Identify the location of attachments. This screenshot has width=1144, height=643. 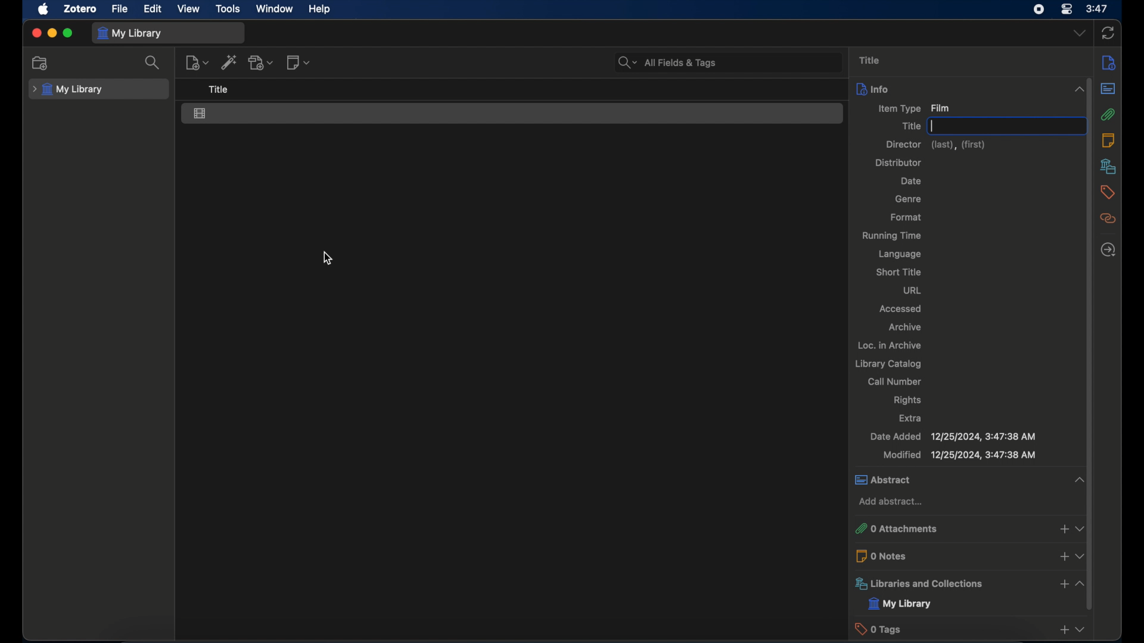
(1109, 114).